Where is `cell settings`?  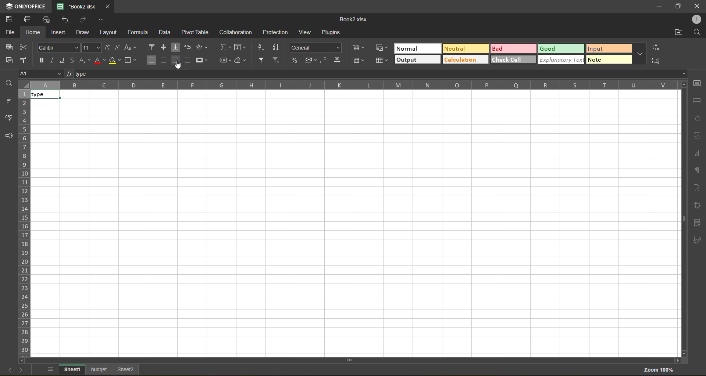
cell settings is located at coordinates (698, 83).